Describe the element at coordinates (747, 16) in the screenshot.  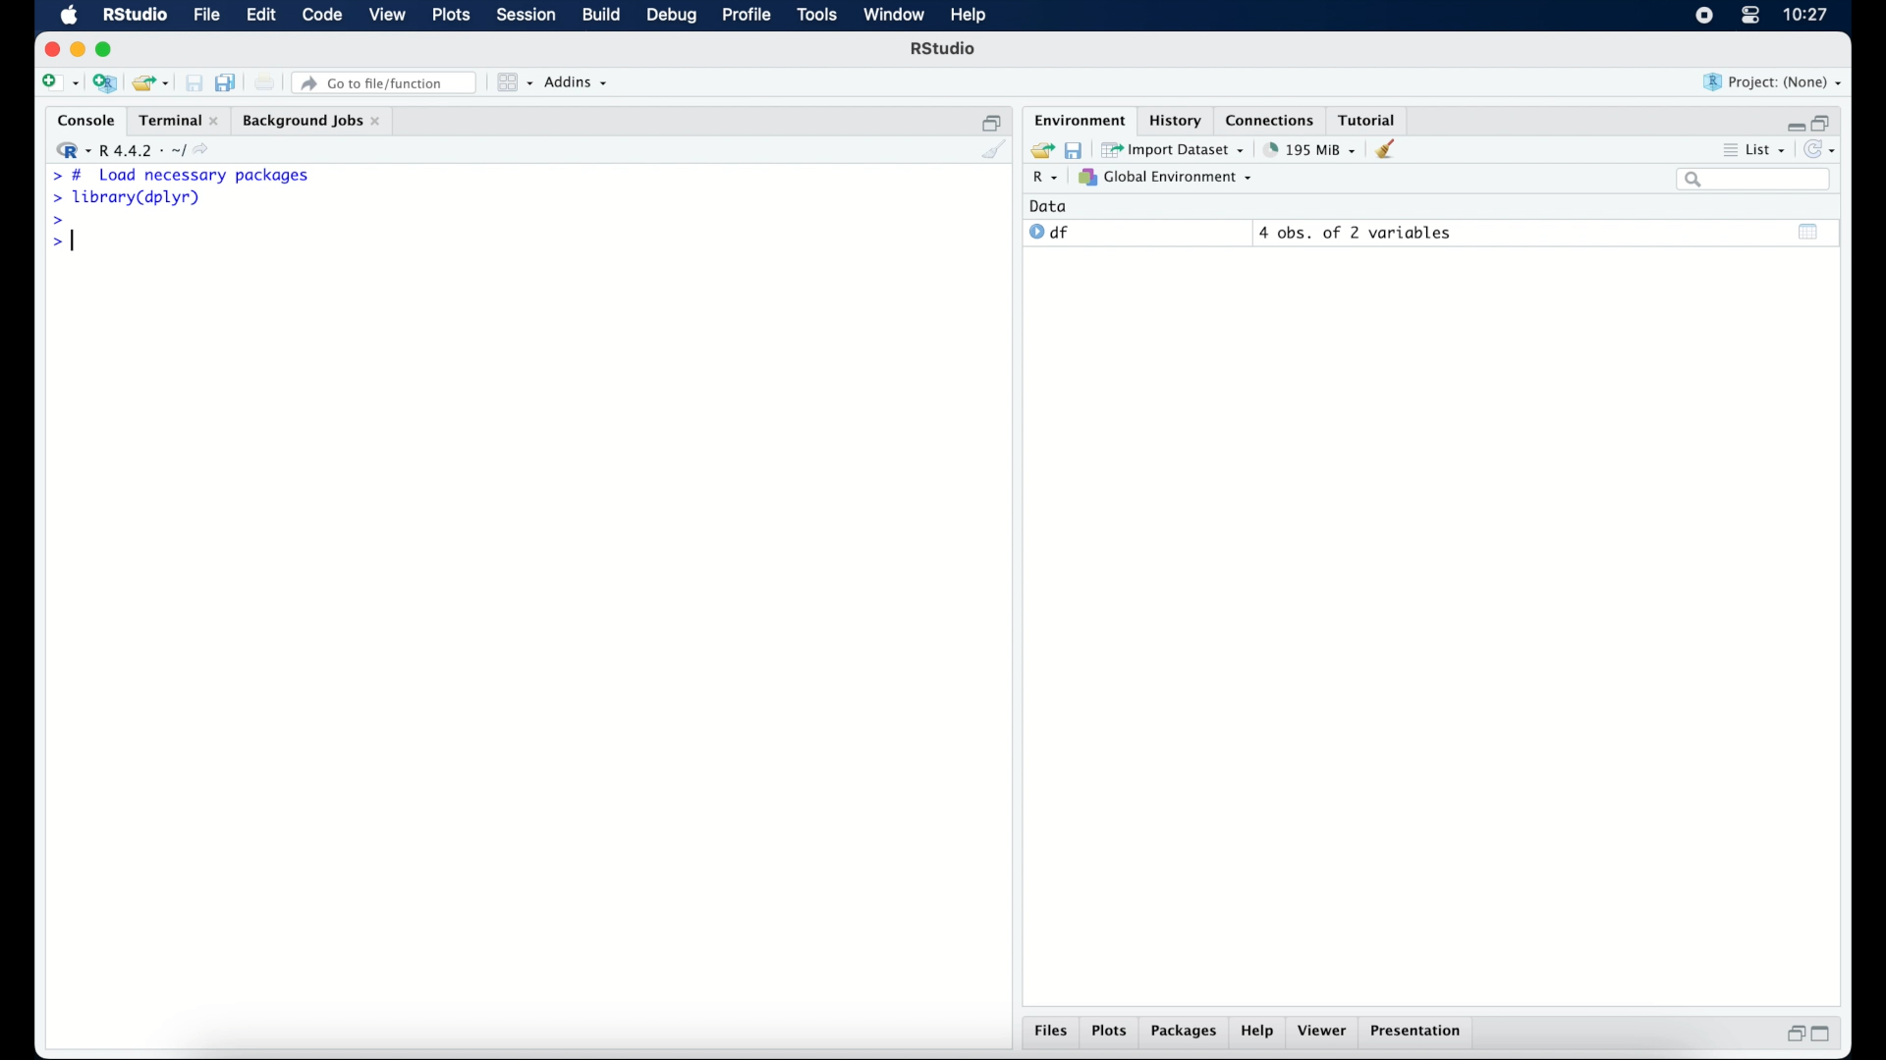
I see `profile` at that location.